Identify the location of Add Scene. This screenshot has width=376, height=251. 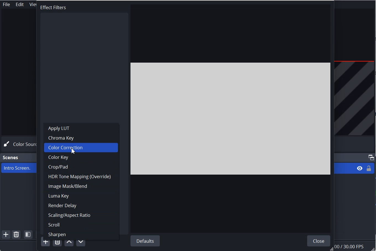
(6, 235).